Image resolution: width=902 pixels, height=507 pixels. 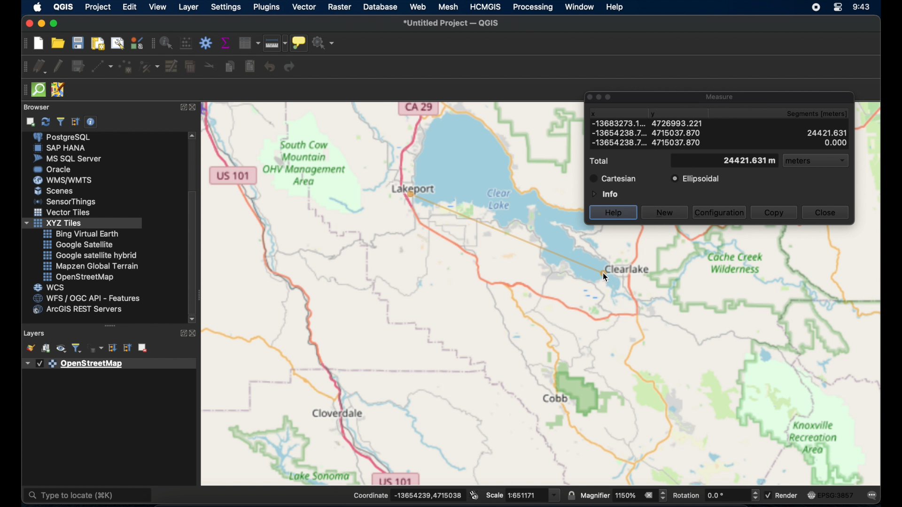 I want to click on openstreetmap layer, so click(x=75, y=364).